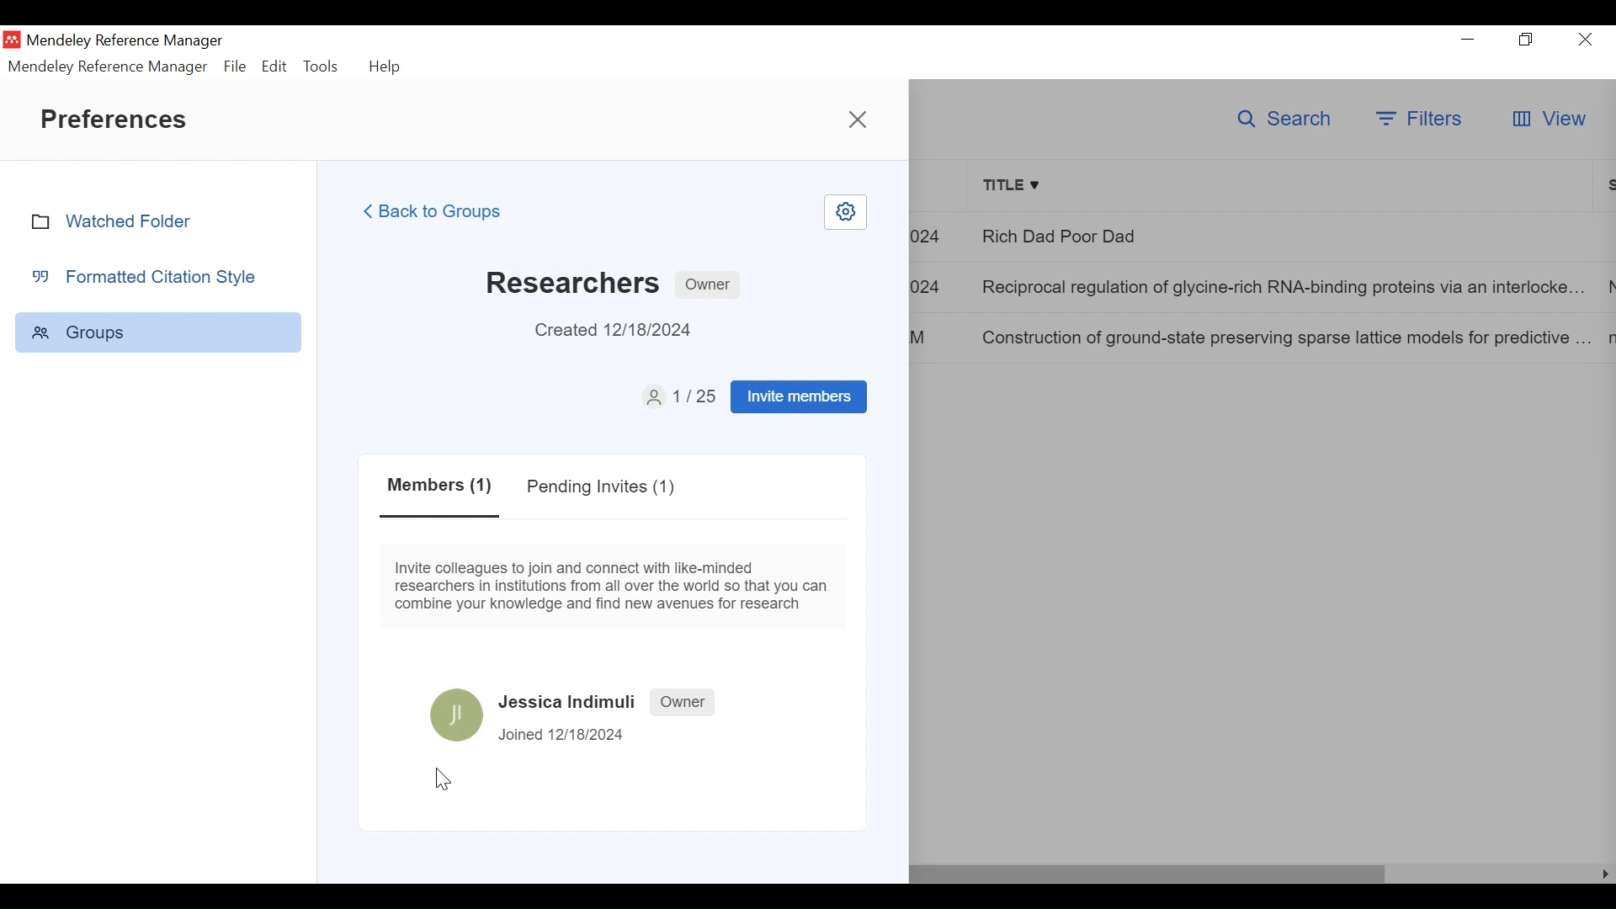 The height and width of the screenshot is (909, 1616). I want to click on Reciprocal regulation of glycine-rich RNA-binding proteins via an interlocked.., so click(1286, 285).